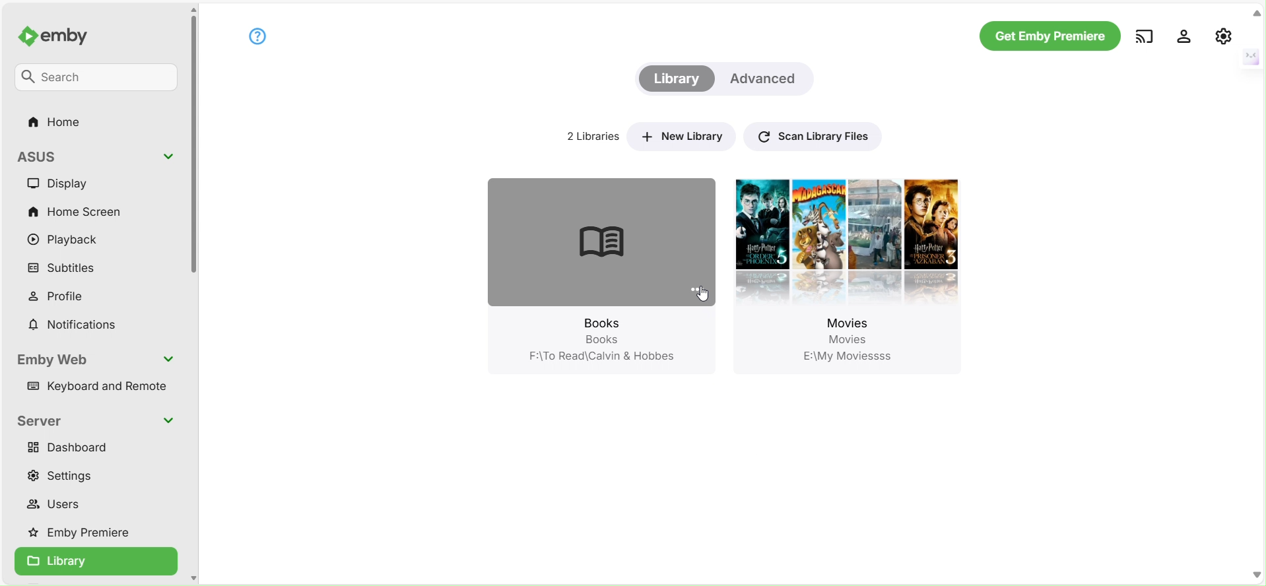 The height and width of the screenshot is (586, 1266). What do you see at coordinates (694, 289) in the screenshot?
I see `options` at bounding box center [694, 289].